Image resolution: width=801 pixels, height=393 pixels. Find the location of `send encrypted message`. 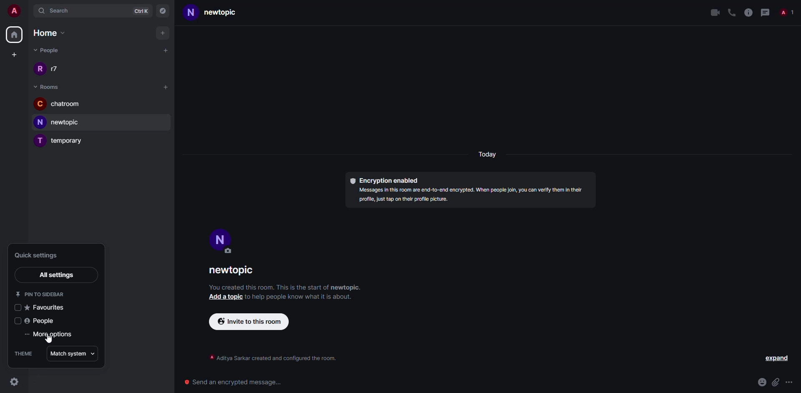

send encrypted message is located at coordinates (236, 381).